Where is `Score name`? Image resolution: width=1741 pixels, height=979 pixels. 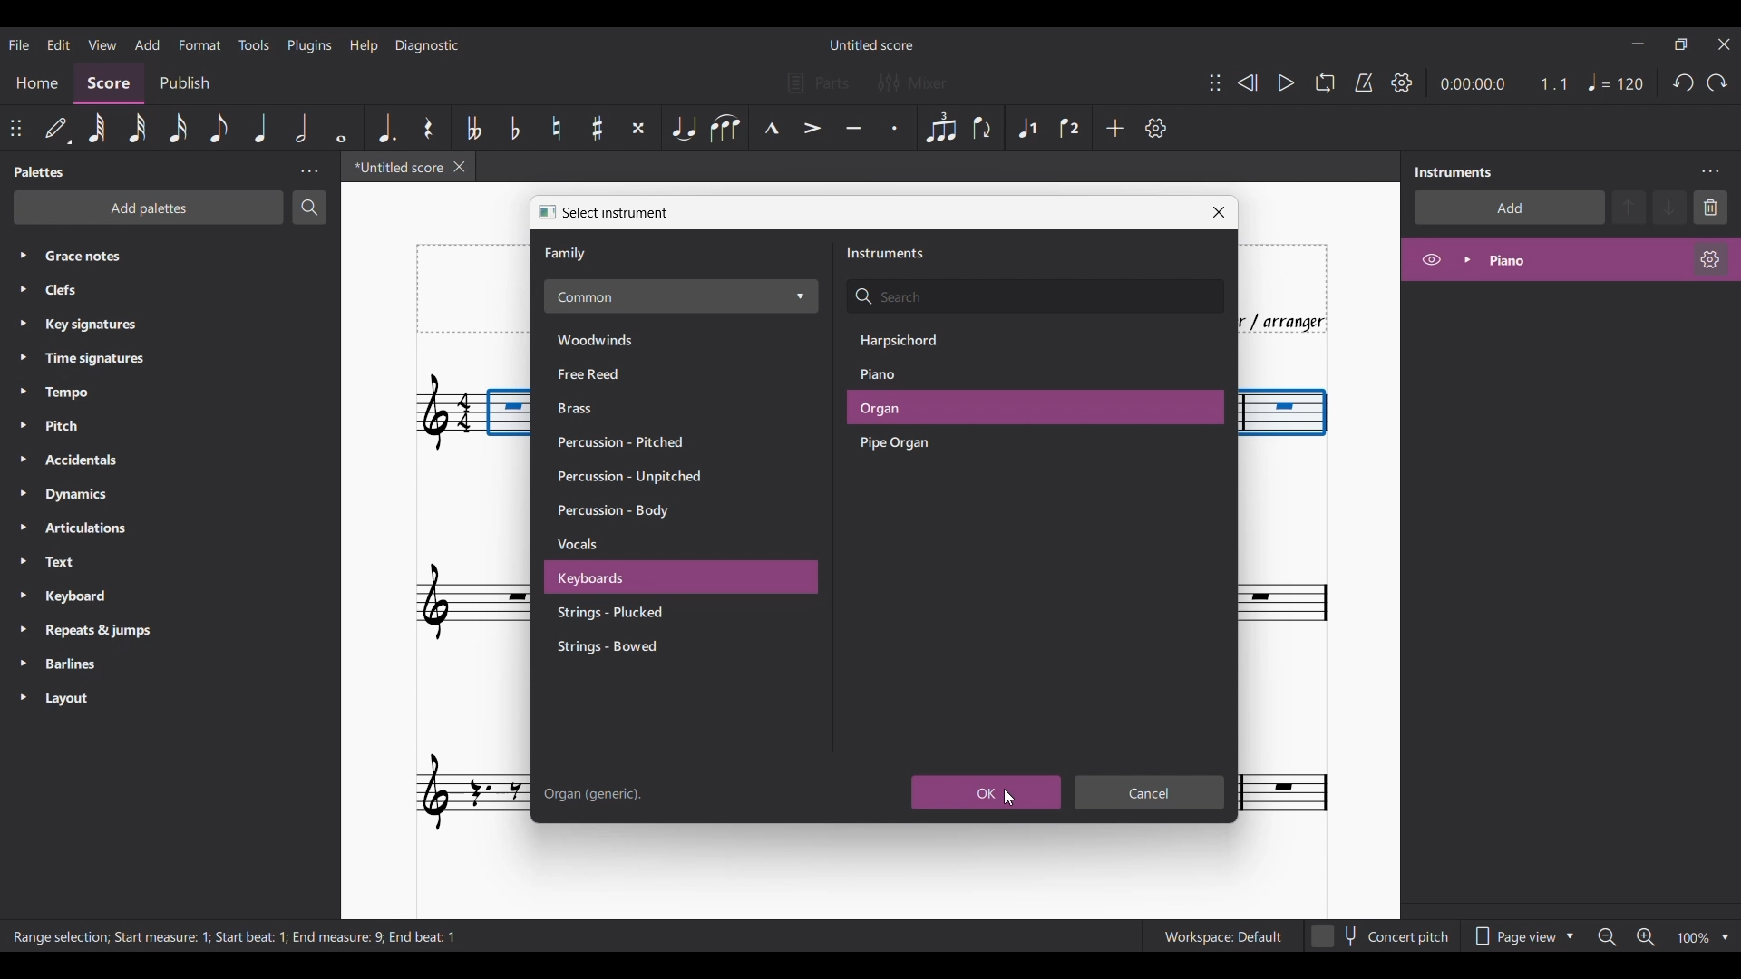
Score name is located at coordinates (870, 44).